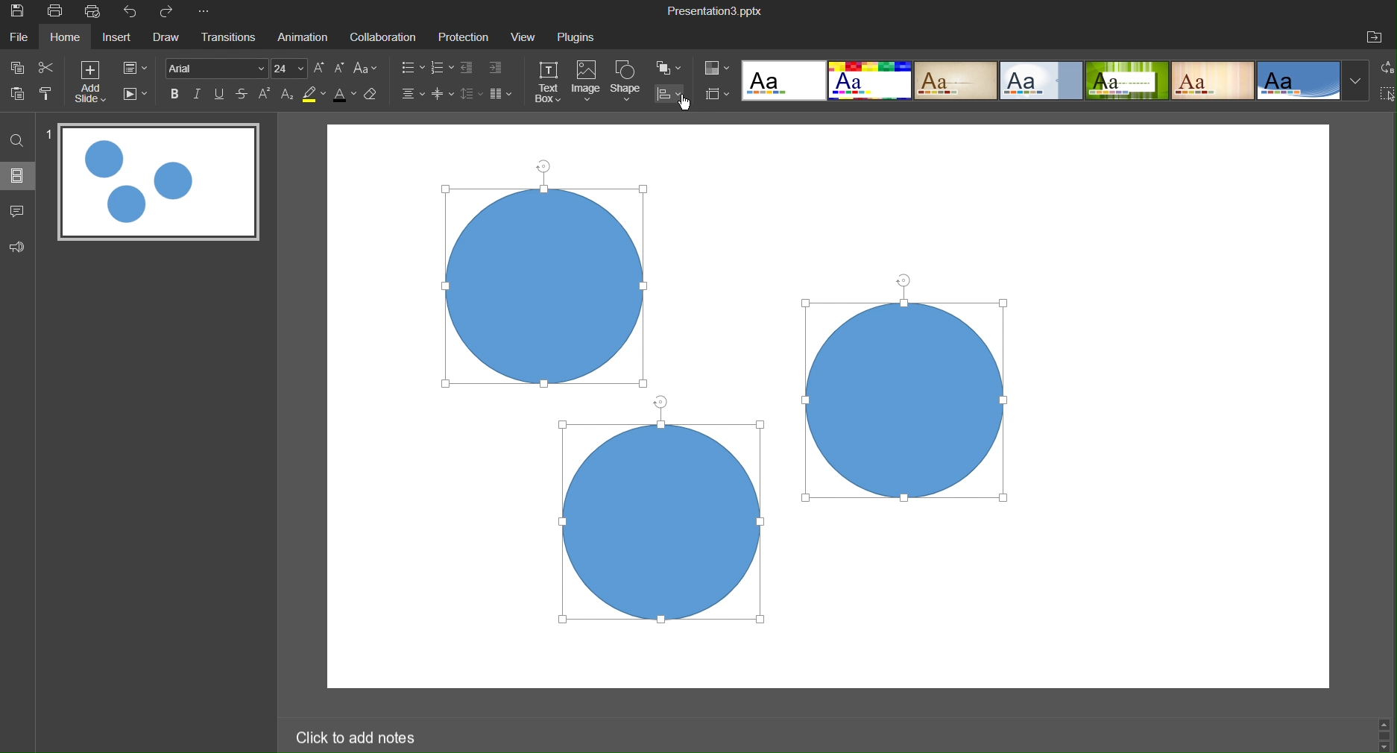  I want to click on Font, so click(217, 68).